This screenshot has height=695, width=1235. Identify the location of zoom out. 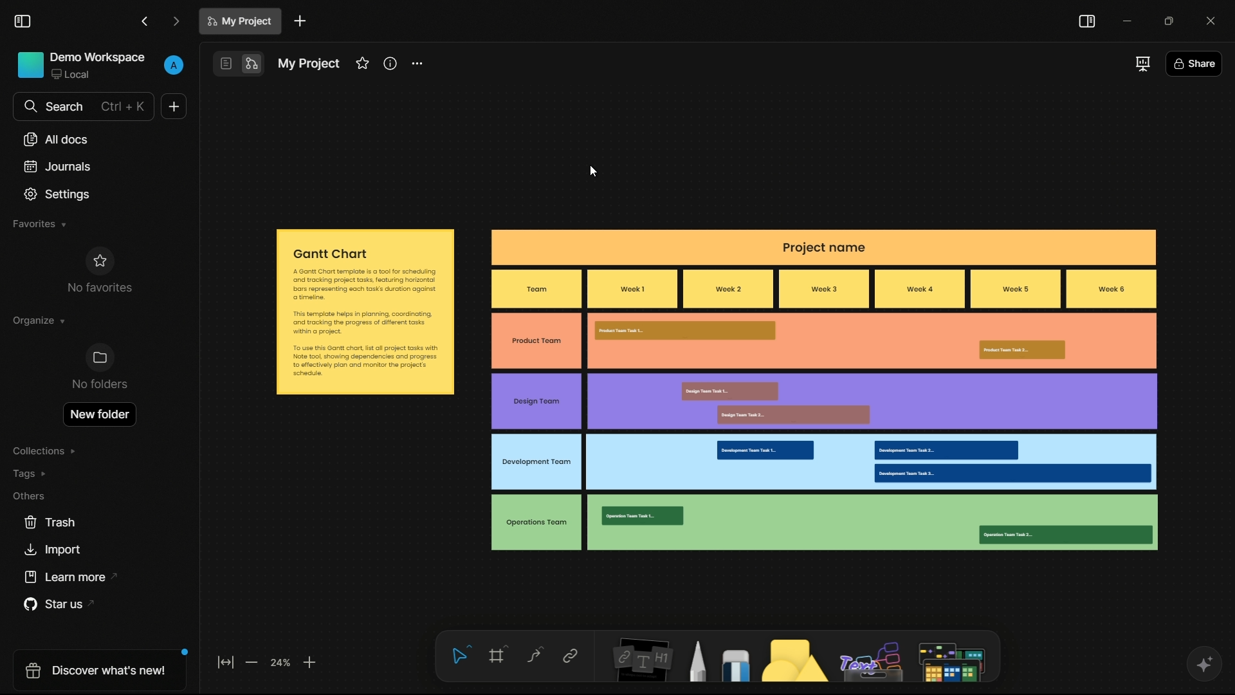
(253, 664).